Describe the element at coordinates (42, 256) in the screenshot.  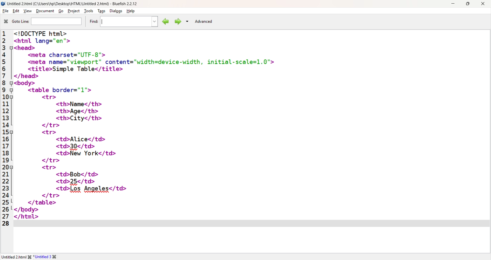
I see `Untitled 3` at that location.